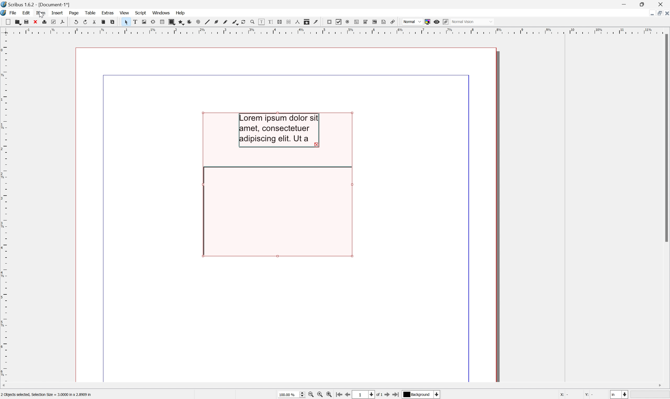 This screenshot has width=670, height=399. What do you see at coordinates (225, 23) in the screenshot?
I see `Freehand line` at bounding box center [225, 23].